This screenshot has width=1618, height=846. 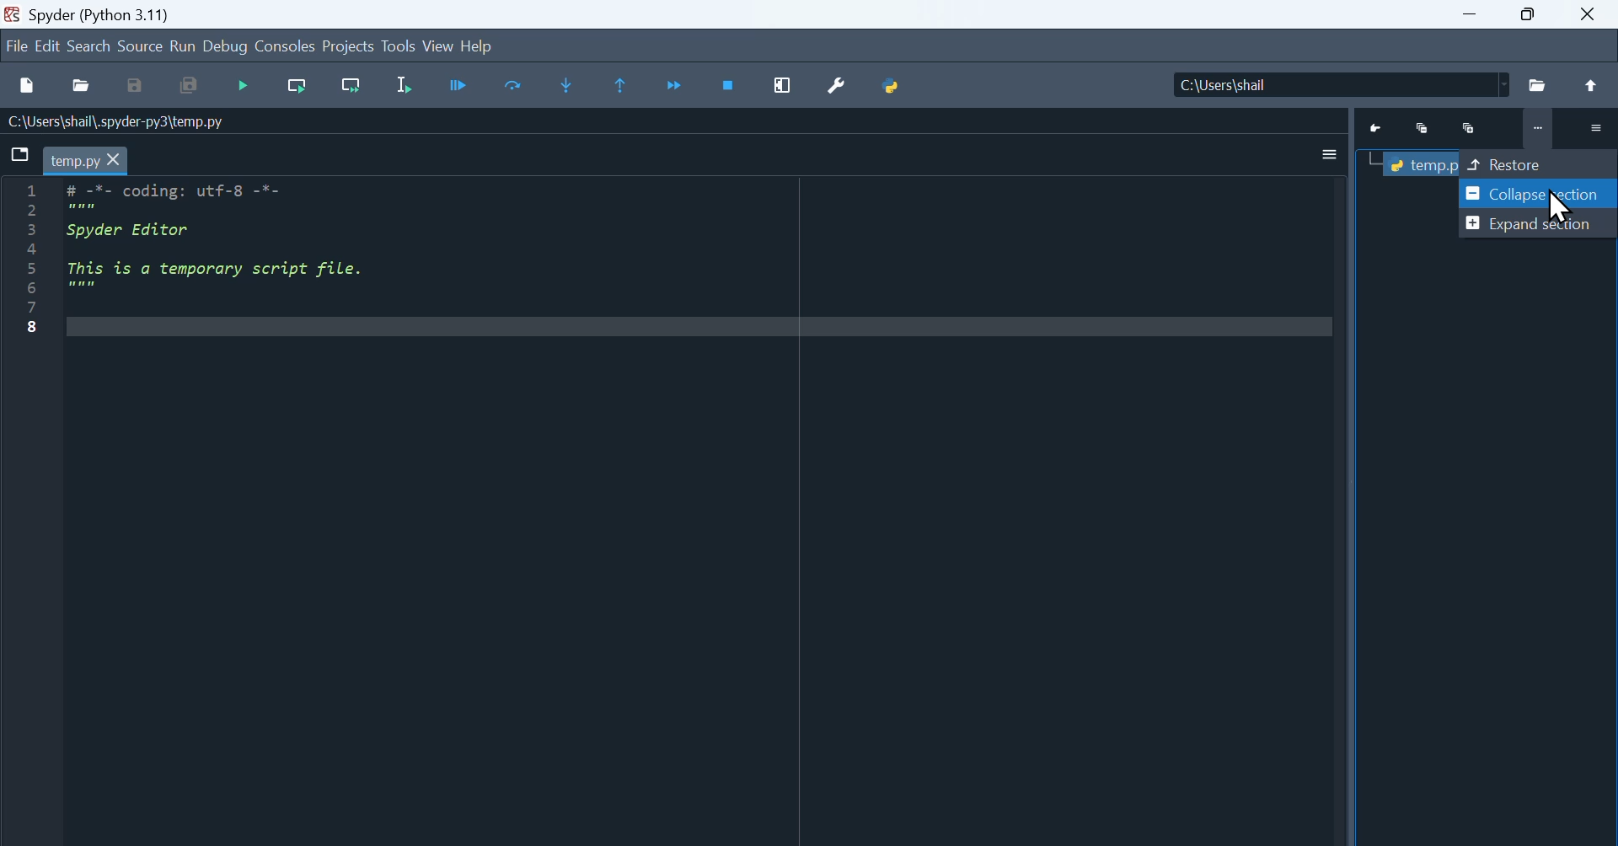 What do you see at coordinates (241, 239) in the screenshot?
I see `Code` at bounding box center [241, 239].